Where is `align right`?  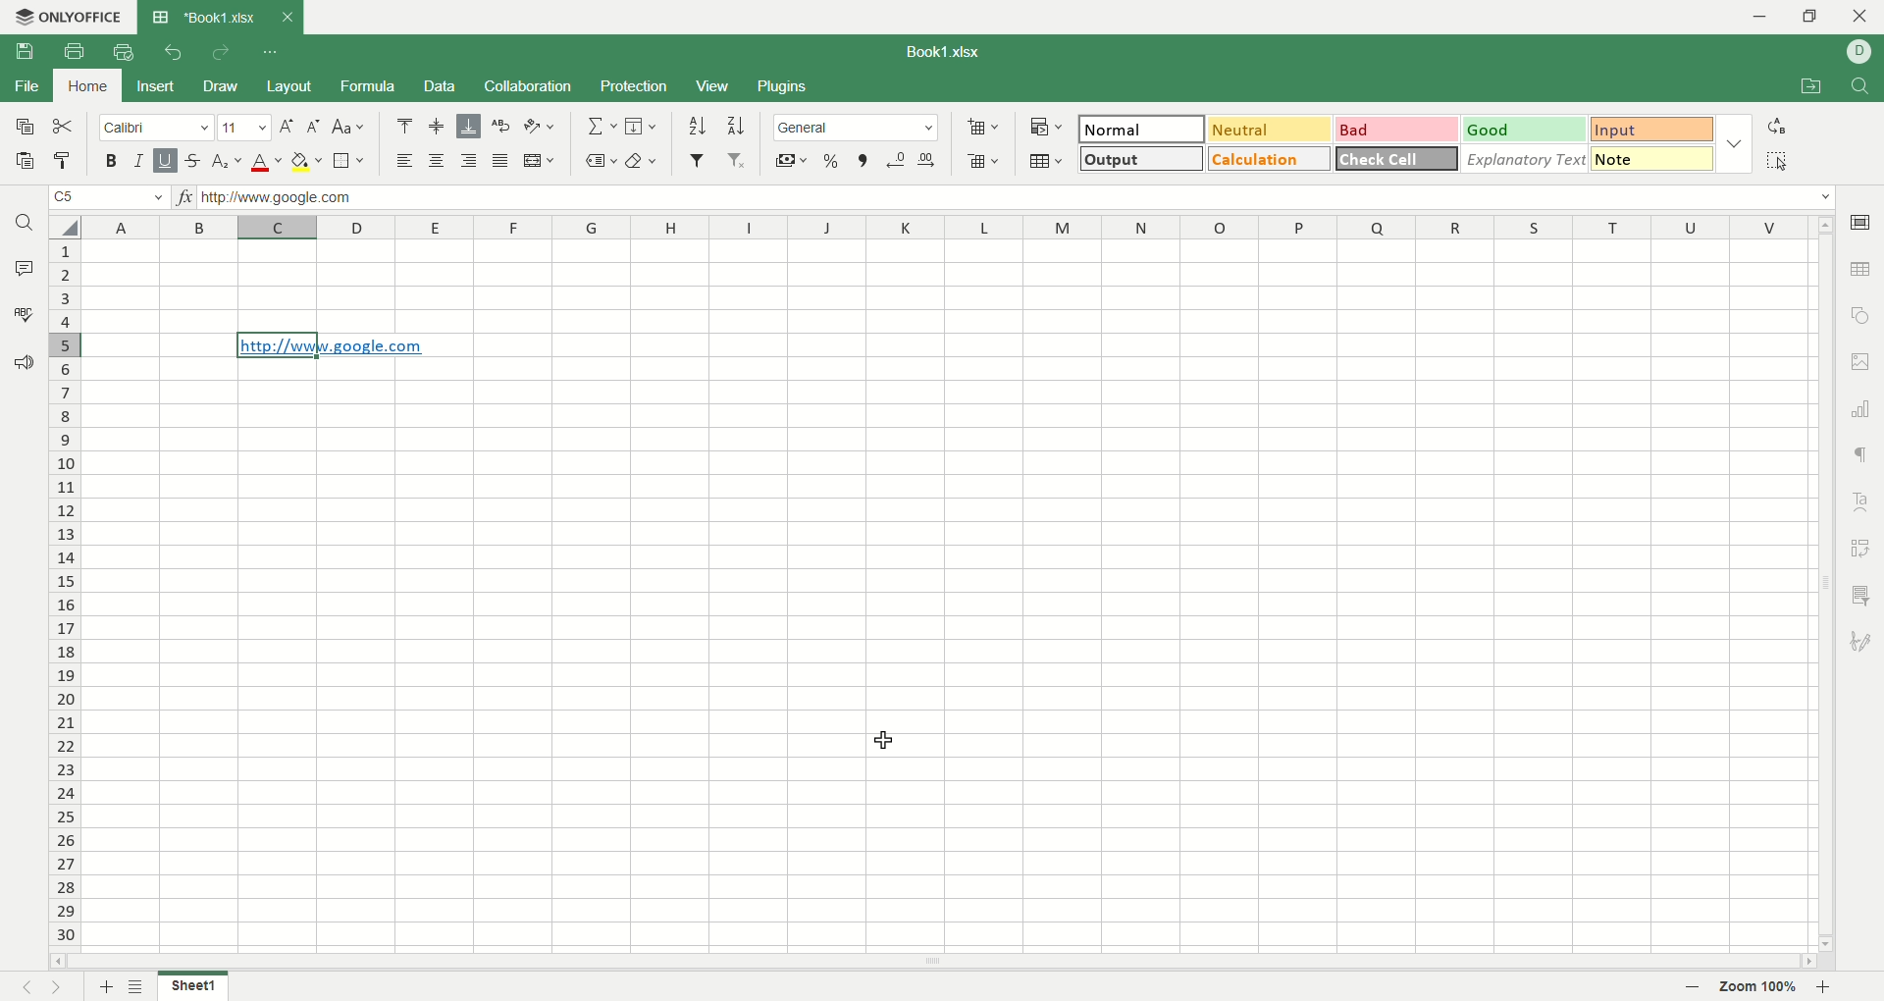
align right is located at coordinates (472, 162).